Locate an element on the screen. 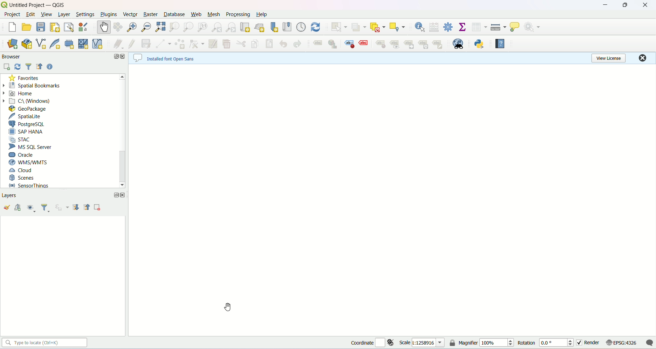 The image size is (656, 349). maximize is located at coordinates (115, 196).